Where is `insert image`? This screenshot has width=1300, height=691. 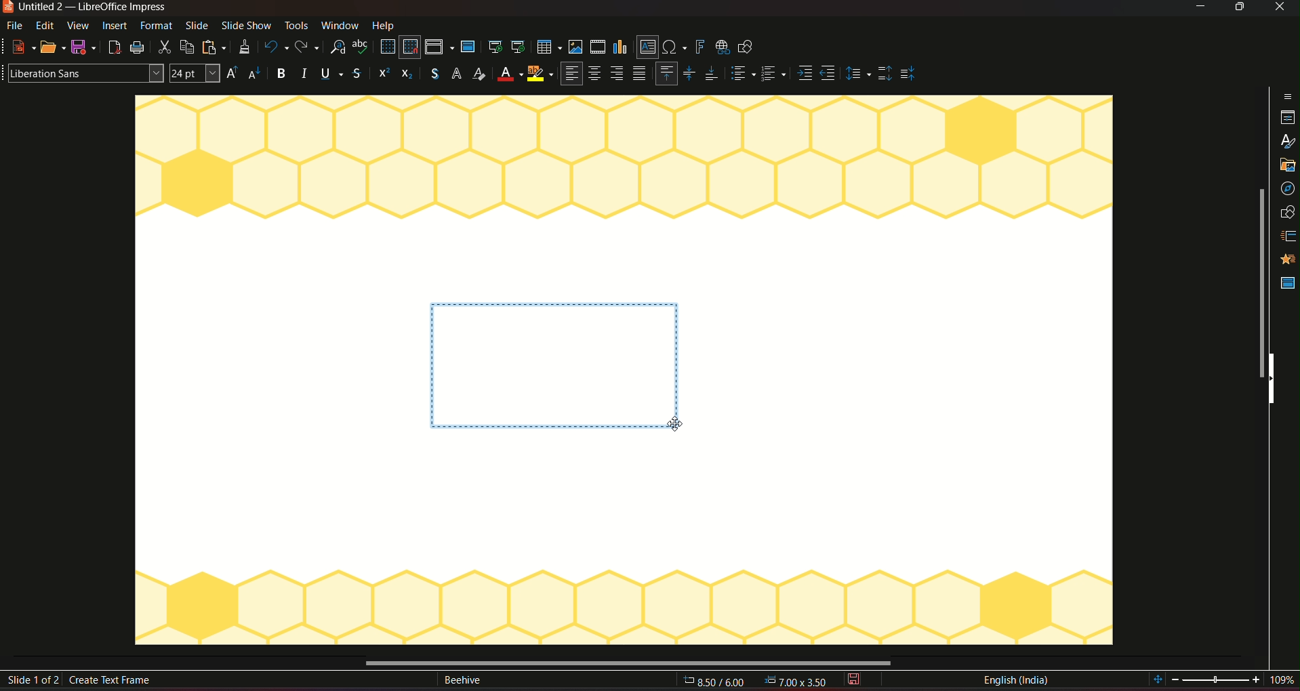
insert image is located at coordinates (575, 47).